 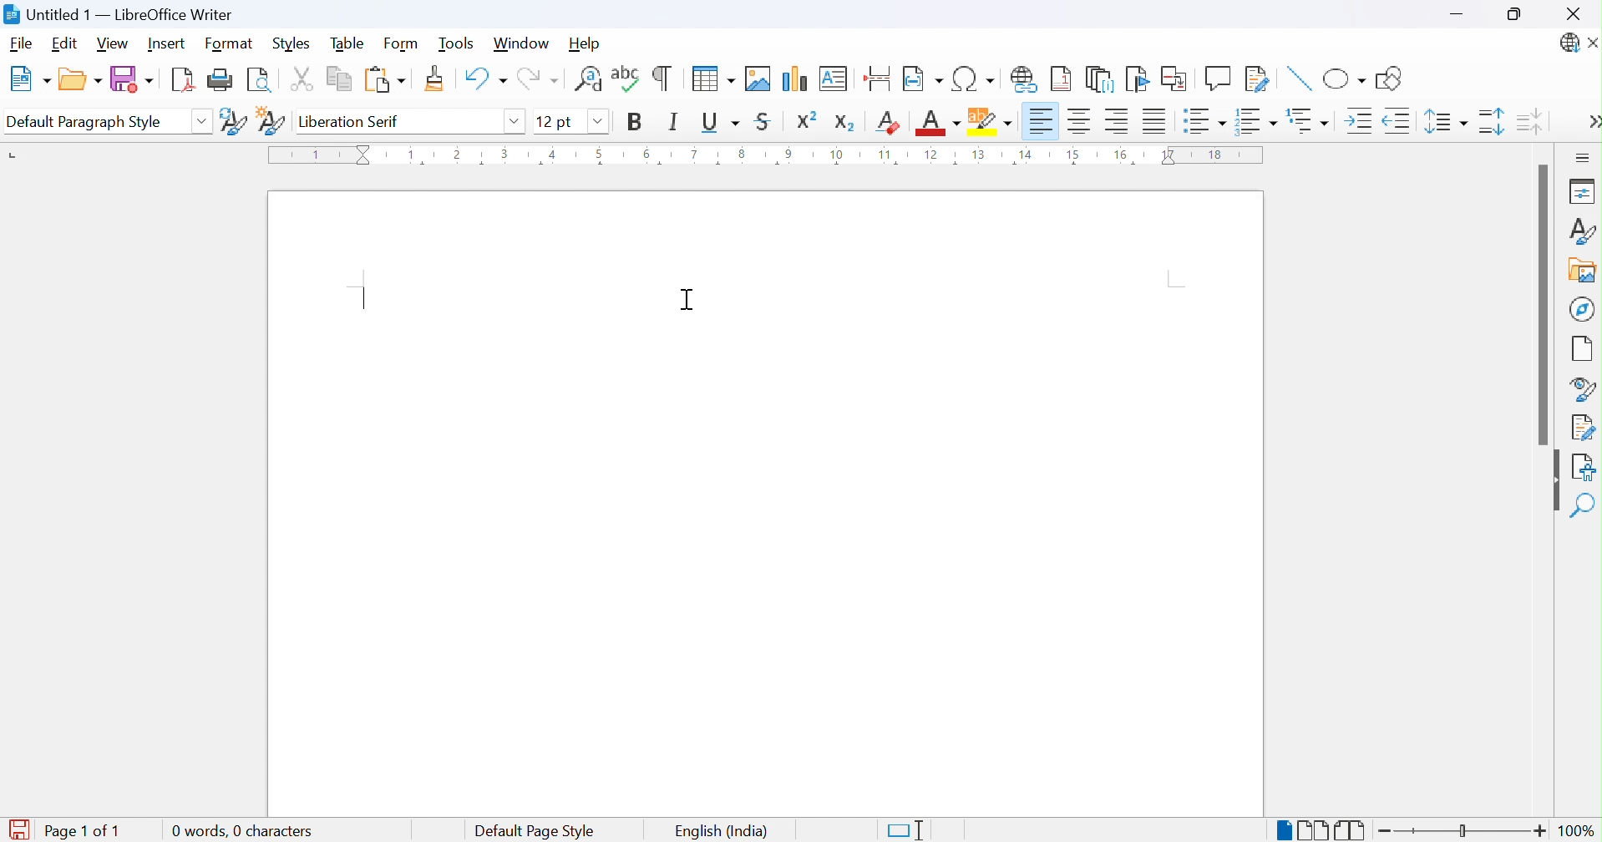 What do you see at coordinates (1584, 160) in the screenshot?
I see `Sidebar settings` at bounding box center [1584, 160].